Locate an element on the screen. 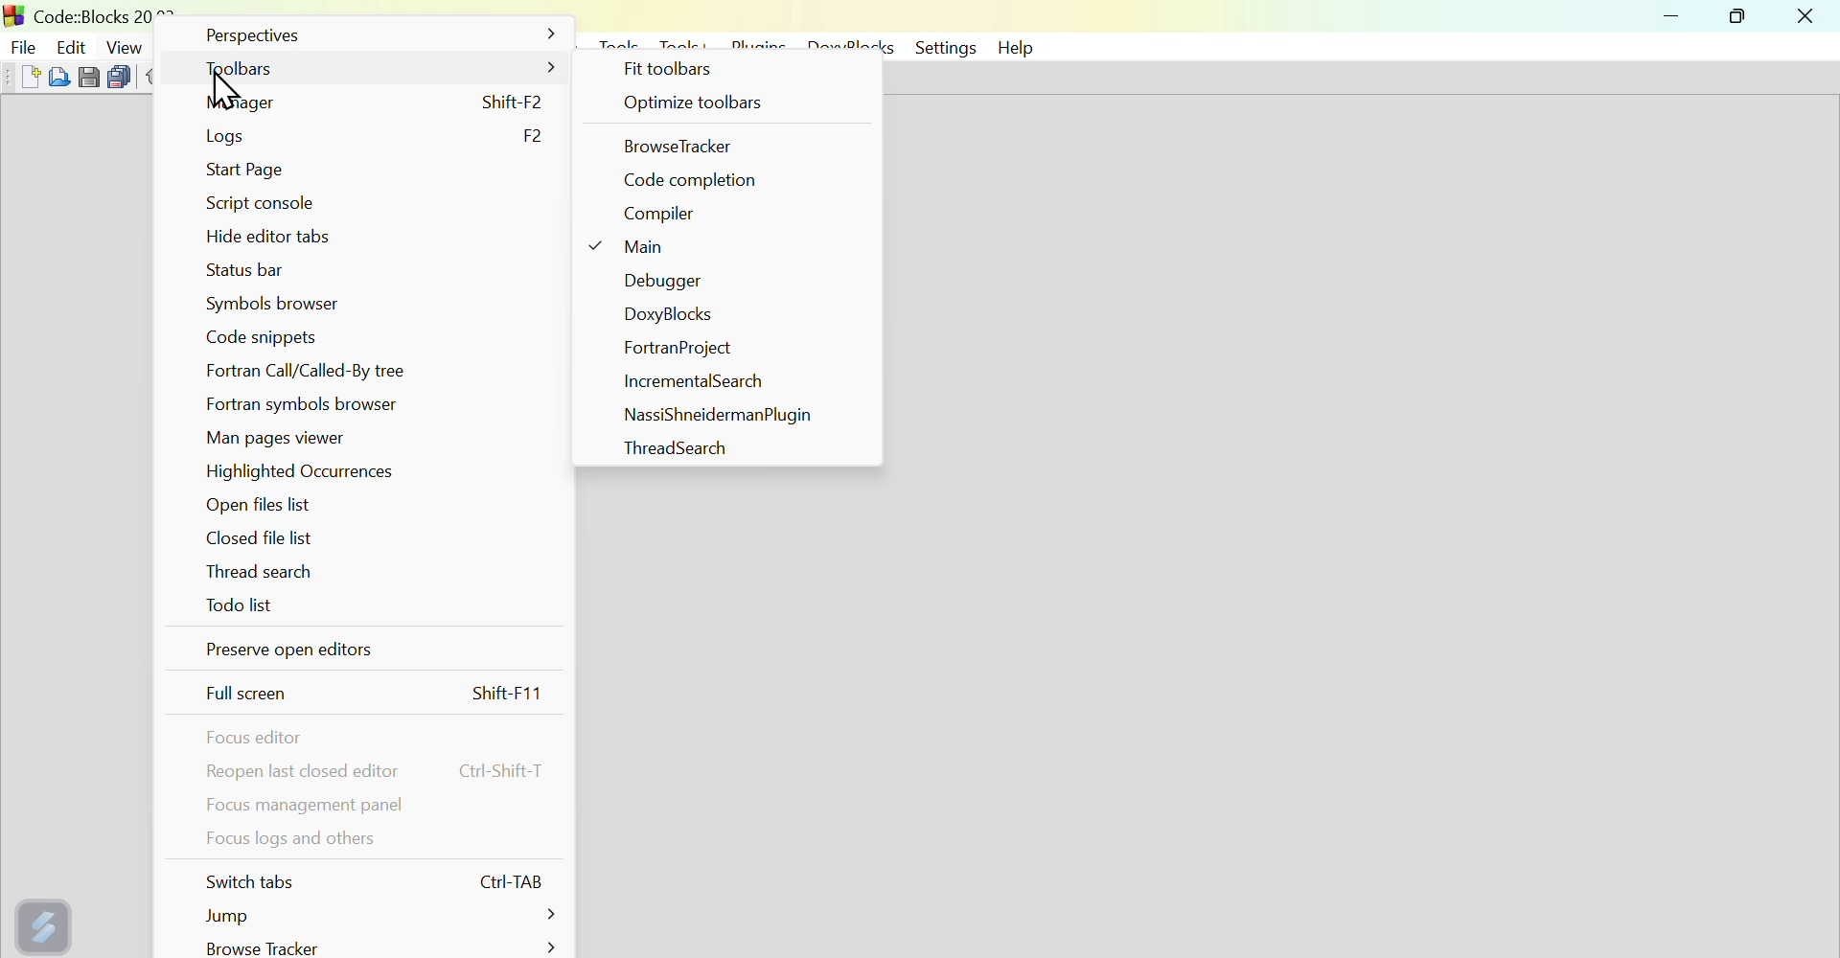 Image resolution: width=1840 pixels, height=958 pixels. Toolbars is located at coordinates (378, 71).